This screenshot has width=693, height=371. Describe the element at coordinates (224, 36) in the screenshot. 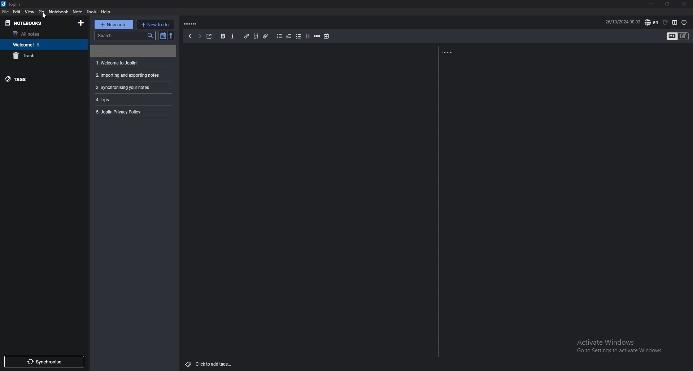

I see `bold` at that location.